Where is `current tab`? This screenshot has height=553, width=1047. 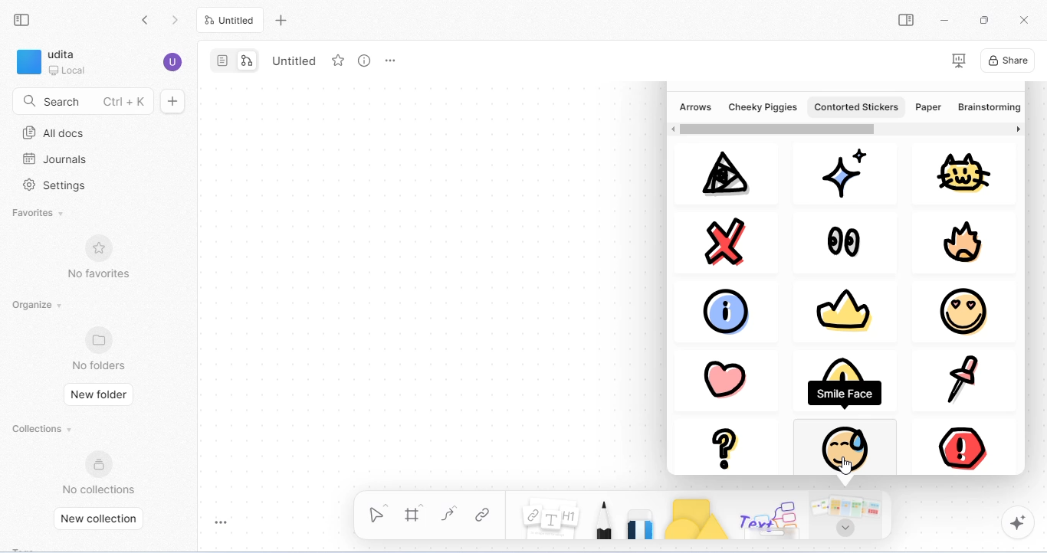
current tab is located at coordinates (230, 20).